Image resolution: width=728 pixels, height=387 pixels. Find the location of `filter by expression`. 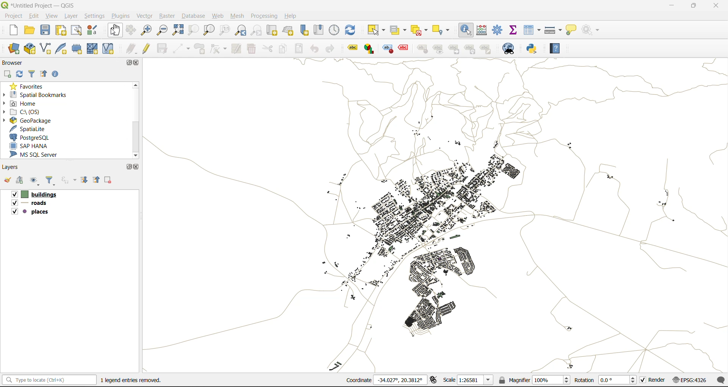

filter by expression is located at coordinates (69, 181).